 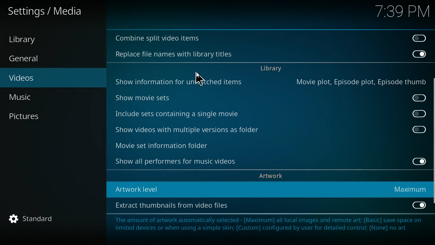 I want to click on on, so click(x=419, y=205).